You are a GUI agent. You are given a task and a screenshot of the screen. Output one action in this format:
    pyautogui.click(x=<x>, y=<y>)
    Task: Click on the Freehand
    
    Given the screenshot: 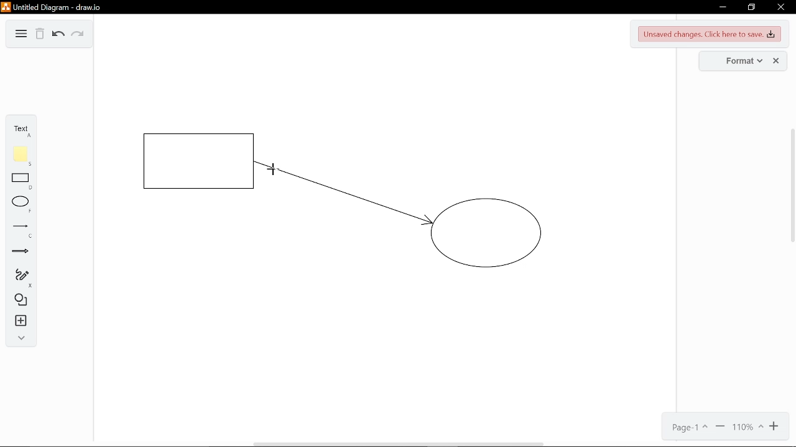 What is the action you would take?
    pyautogui.click(x=19, y=278)
    